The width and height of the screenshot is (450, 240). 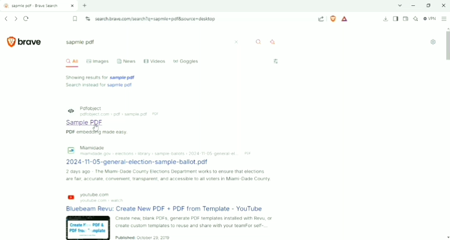 I want to click on Bookmark this tab, so click(x=75, y=19).